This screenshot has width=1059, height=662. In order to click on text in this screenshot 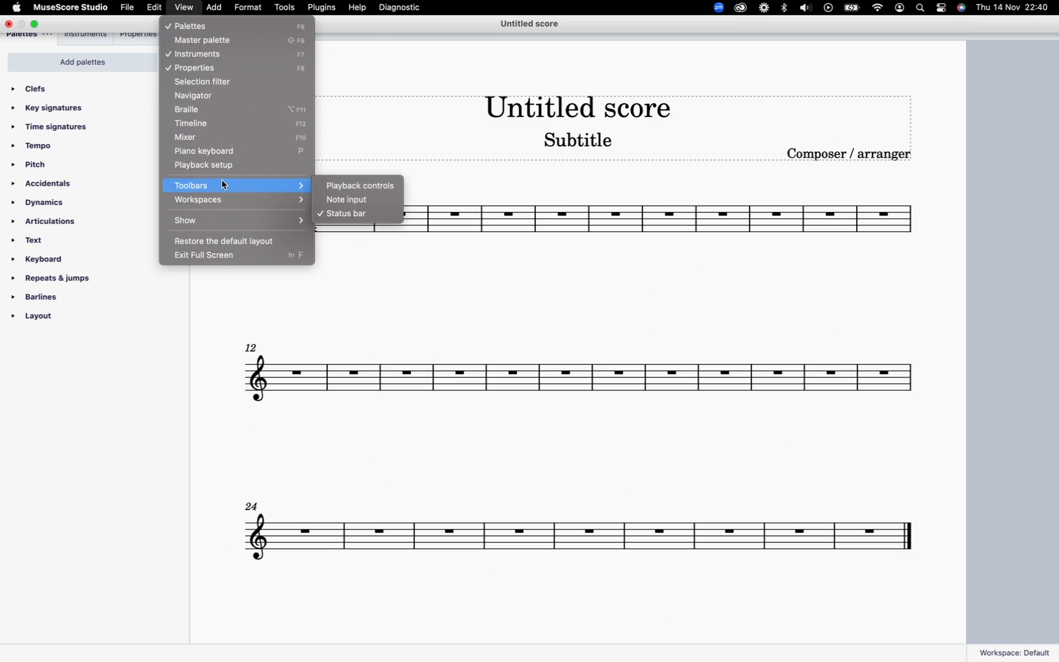, I will do `click(31, 240)`.